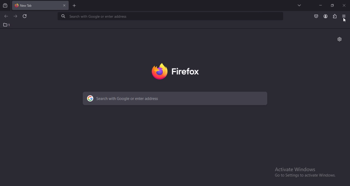  Describe the element at coordinates (74, 6) in the screenshot. I see `new tab` at that location.